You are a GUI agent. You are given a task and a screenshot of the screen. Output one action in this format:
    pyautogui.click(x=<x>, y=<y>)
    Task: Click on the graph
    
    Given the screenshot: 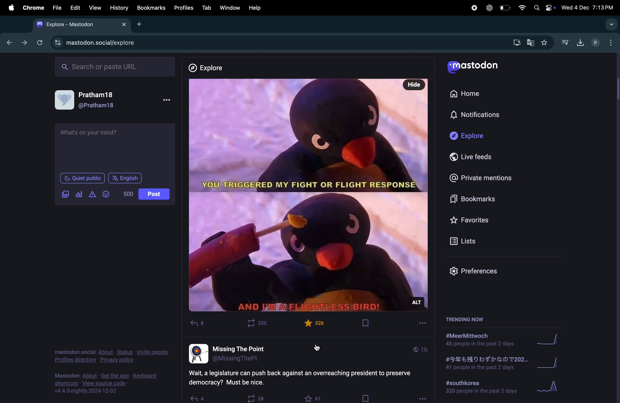 What is the action you would take?
    pyautogui.click(x=548, y=362)
    